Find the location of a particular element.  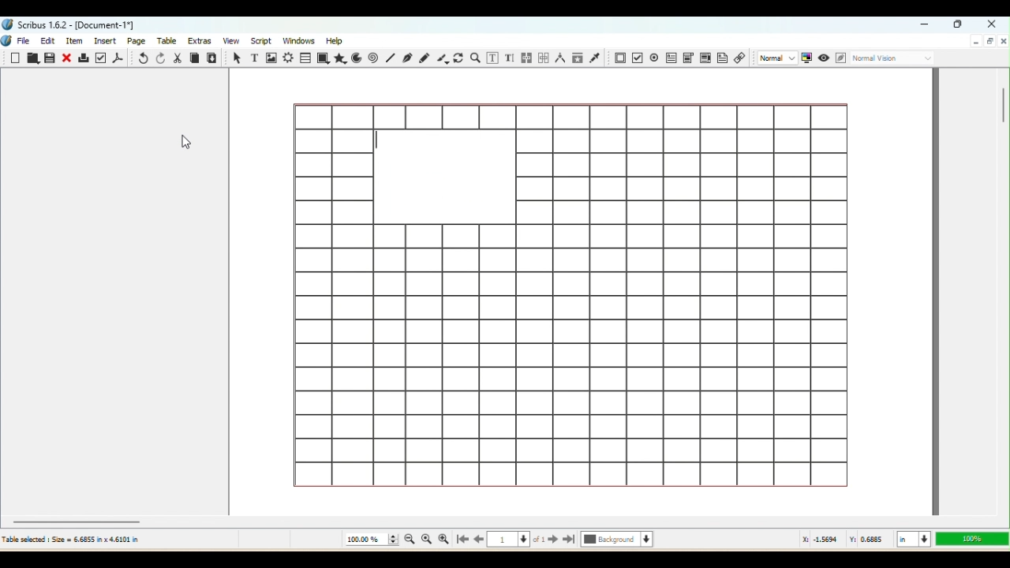

Maximize is located at coordinates (989, 42).